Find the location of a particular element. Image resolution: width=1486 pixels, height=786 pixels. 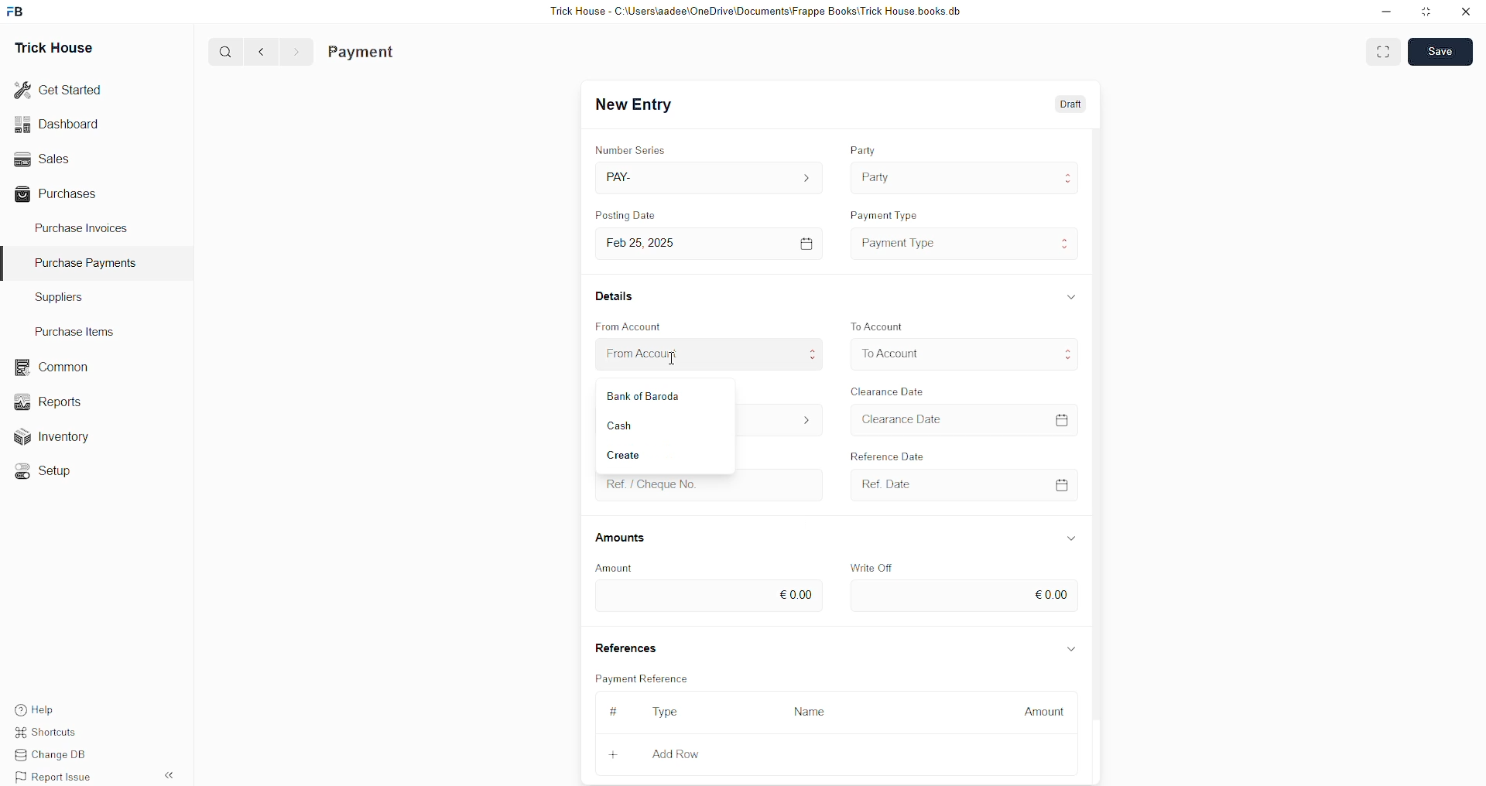

Purchase Invoice is located at coordinates (399, 52).